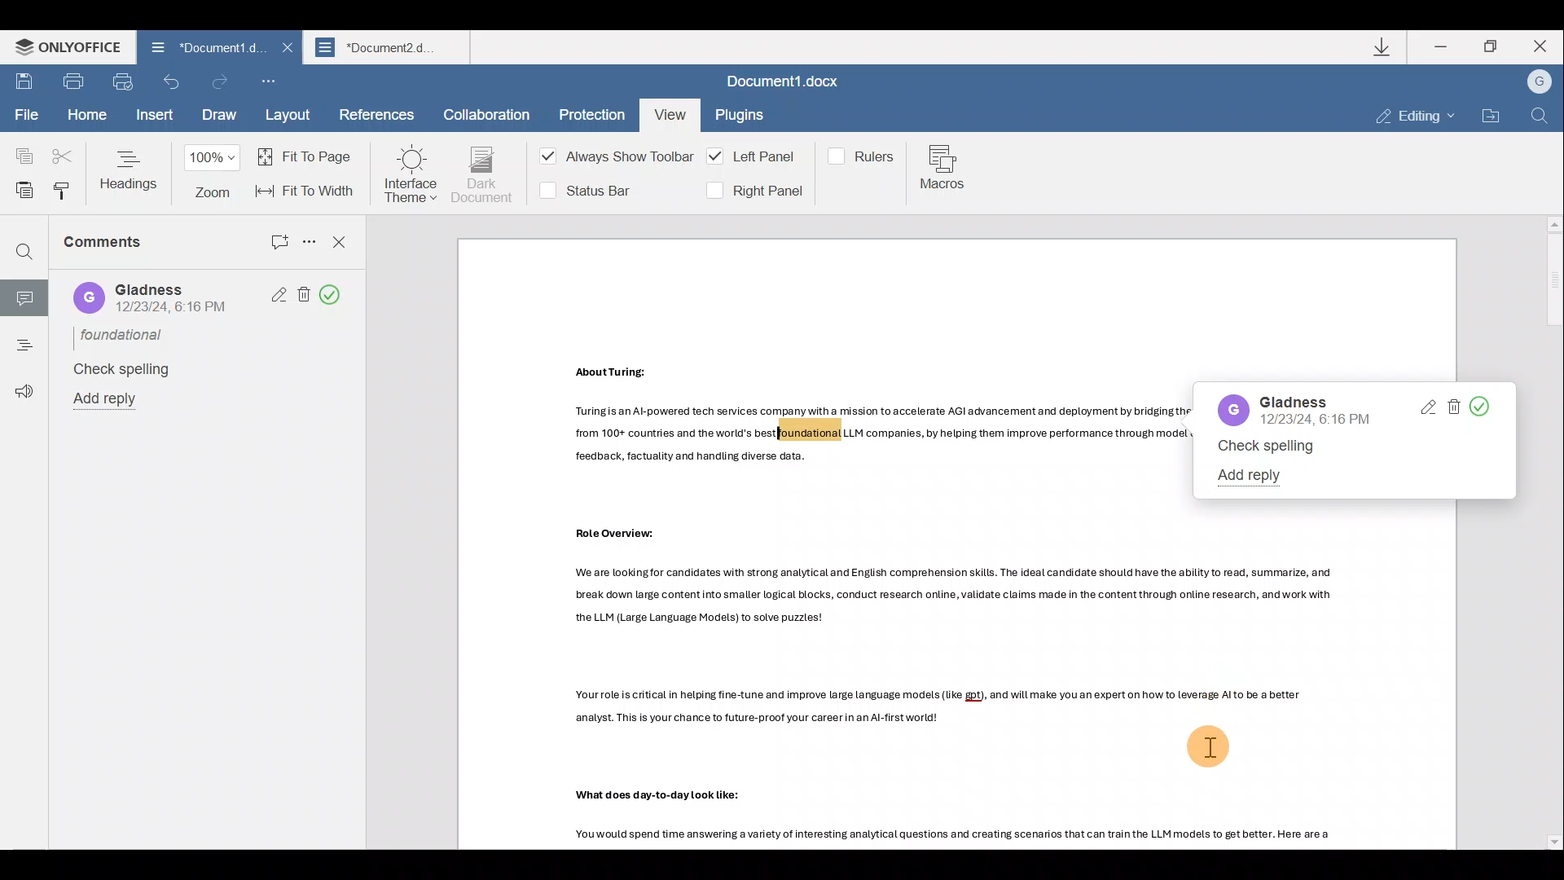 This screenshot has width=1564, height=880. I want to click on Headings, so click(130, 169).